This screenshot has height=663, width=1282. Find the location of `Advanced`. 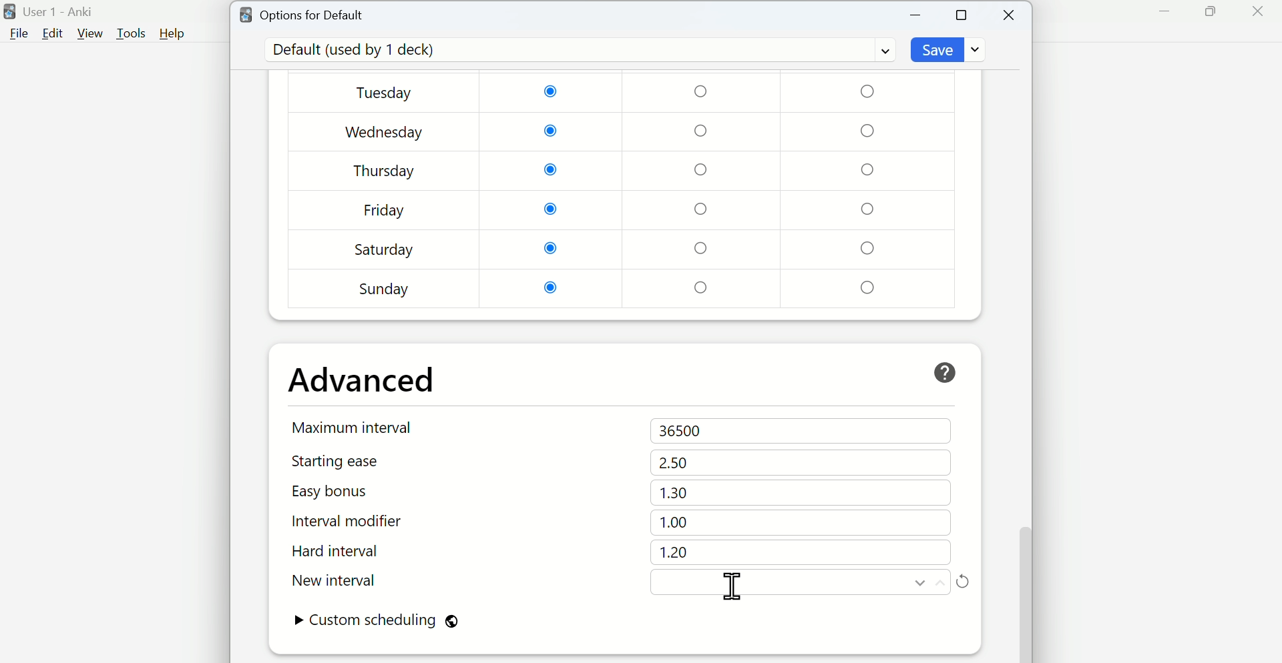

Advanced is located at coordinates (363, 380).